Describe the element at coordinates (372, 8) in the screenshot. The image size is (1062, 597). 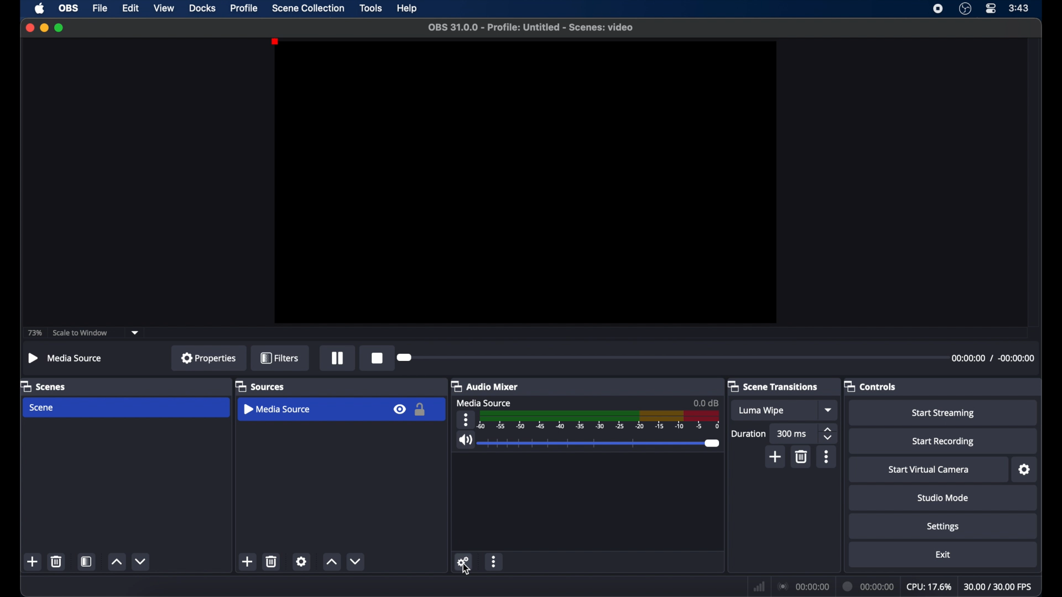
I see `tools` at that location.